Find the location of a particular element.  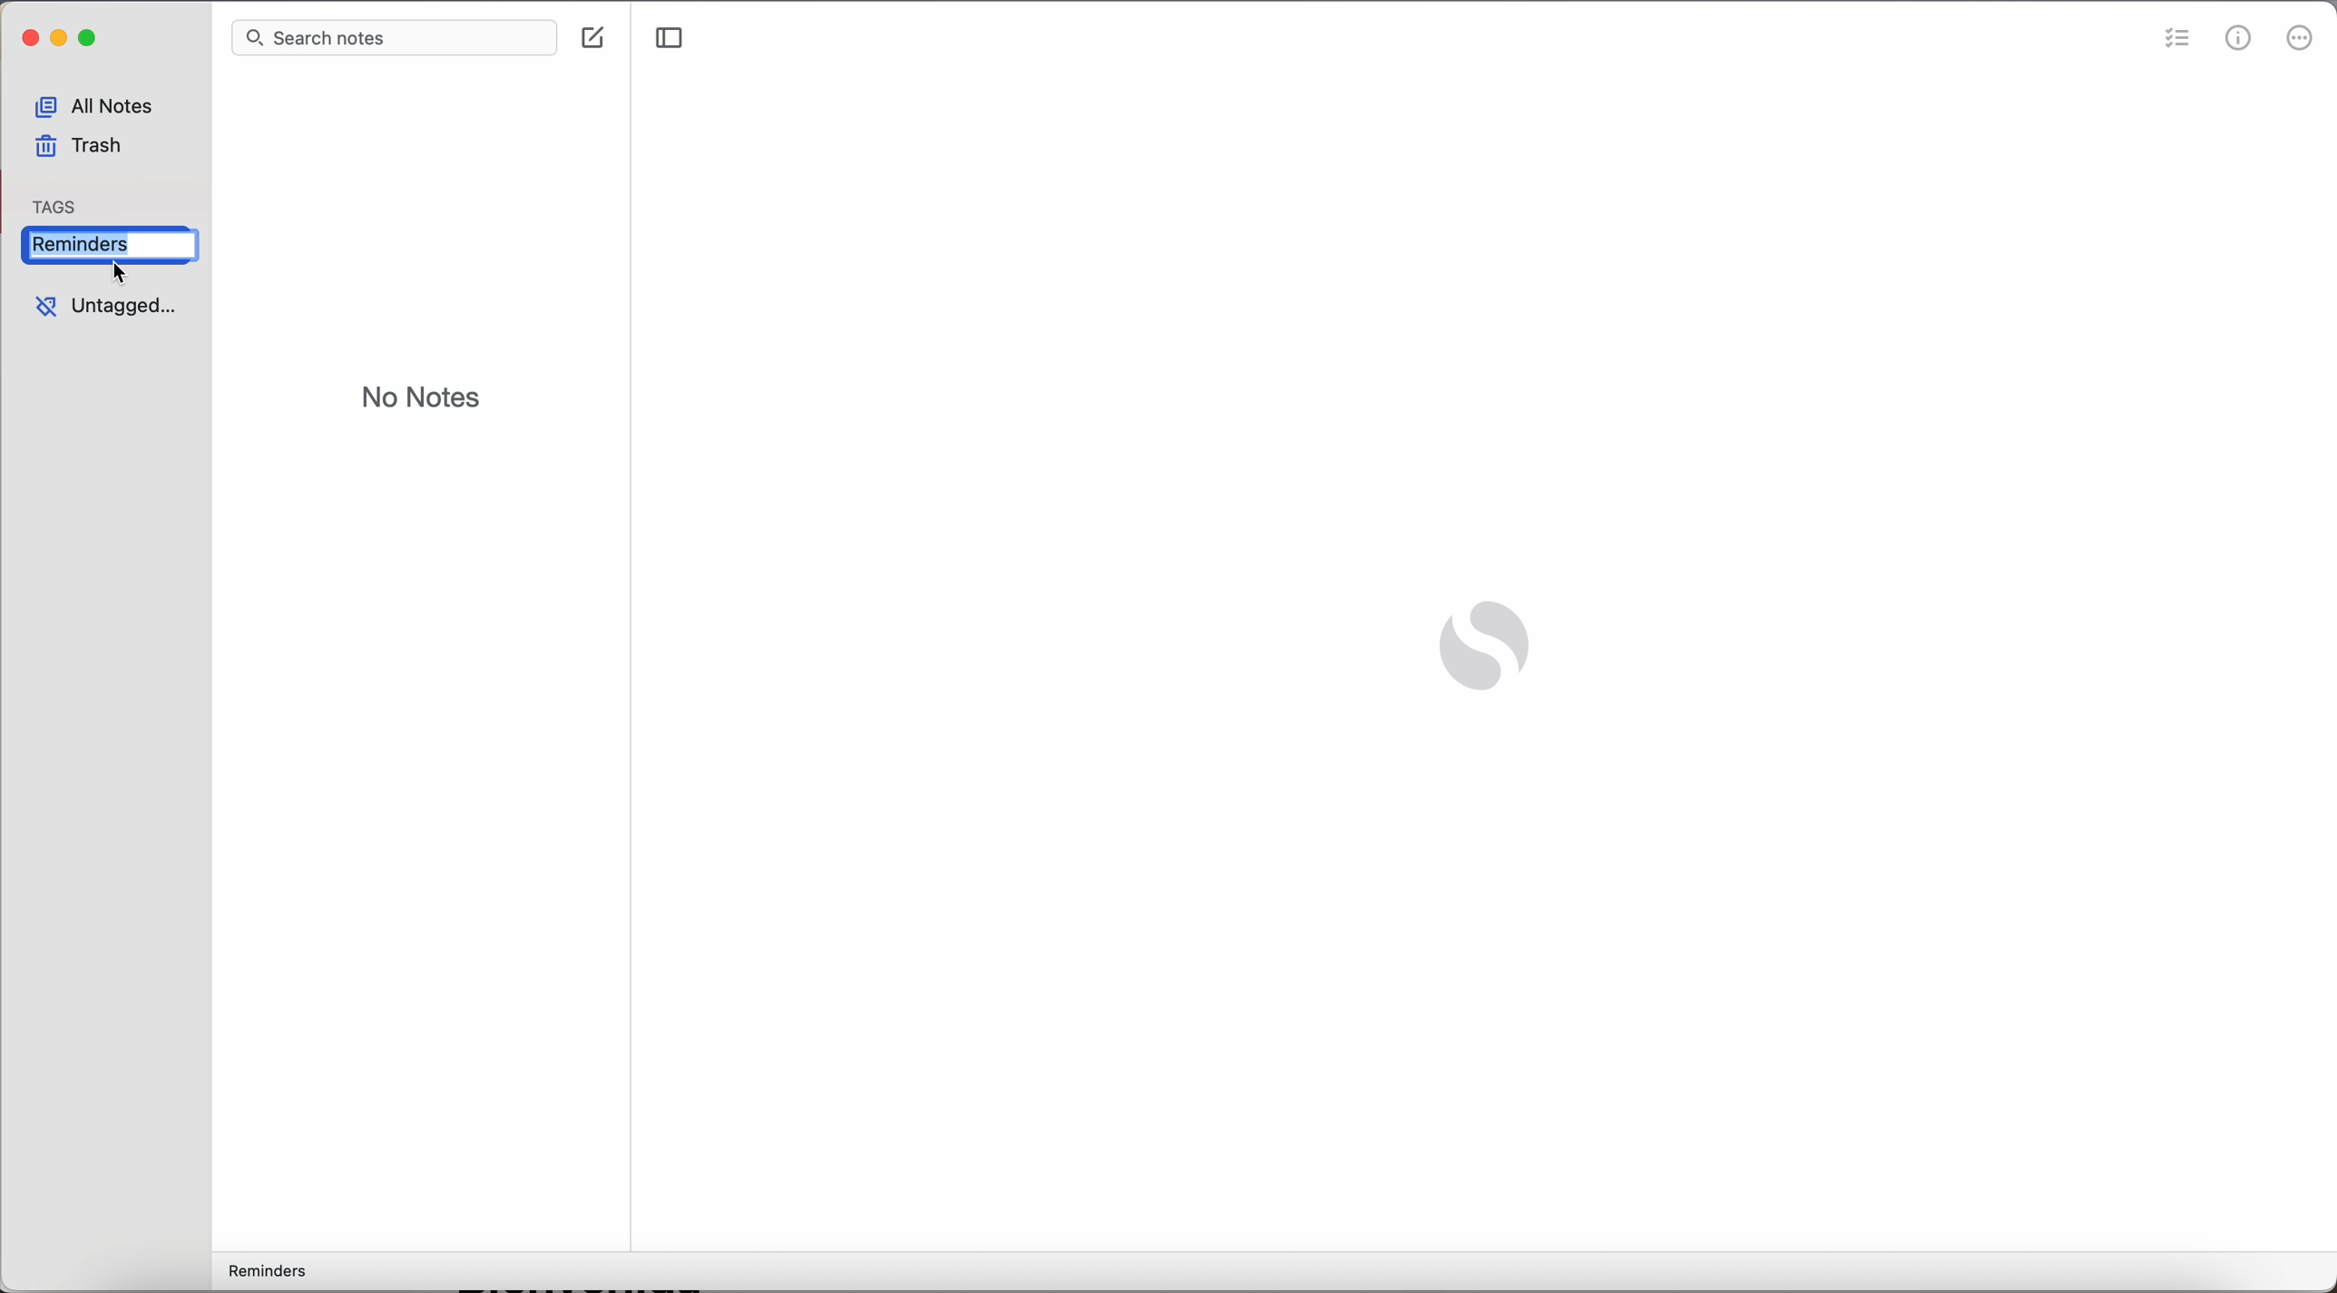

reminders tag is located at coordinates (263, 1273).